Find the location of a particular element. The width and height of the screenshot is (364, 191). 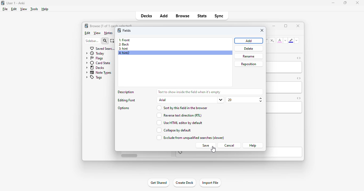

maximize is located at coordinates (286, 26).